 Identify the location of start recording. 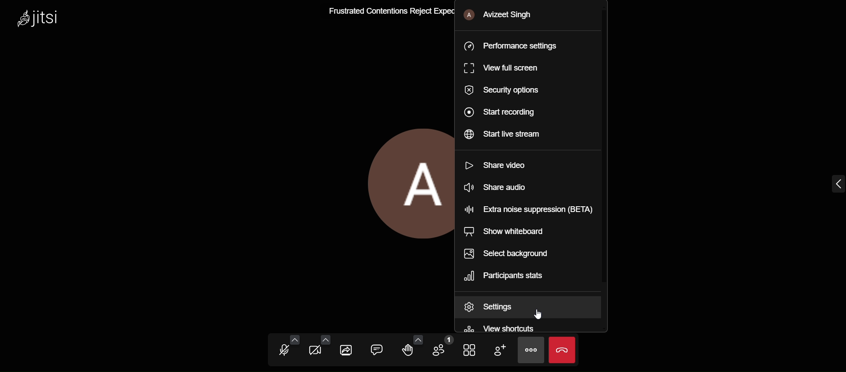
(506, 113).